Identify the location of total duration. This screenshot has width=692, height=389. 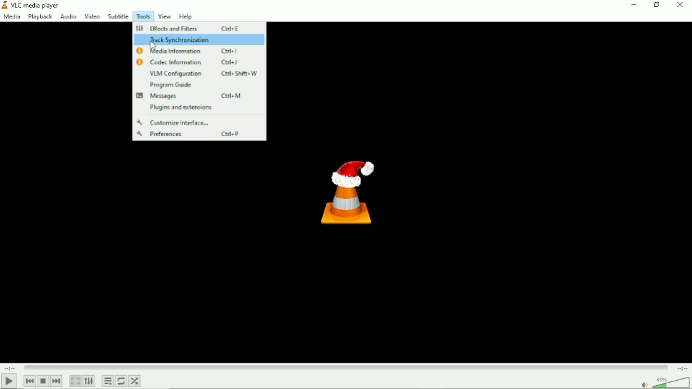
(681, 368).